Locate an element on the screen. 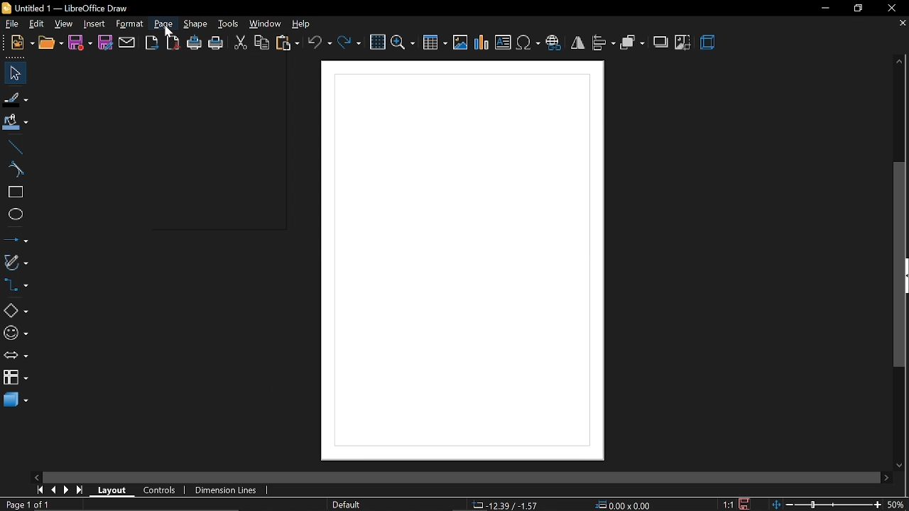  ellipse is located at coordinates (15, 216).